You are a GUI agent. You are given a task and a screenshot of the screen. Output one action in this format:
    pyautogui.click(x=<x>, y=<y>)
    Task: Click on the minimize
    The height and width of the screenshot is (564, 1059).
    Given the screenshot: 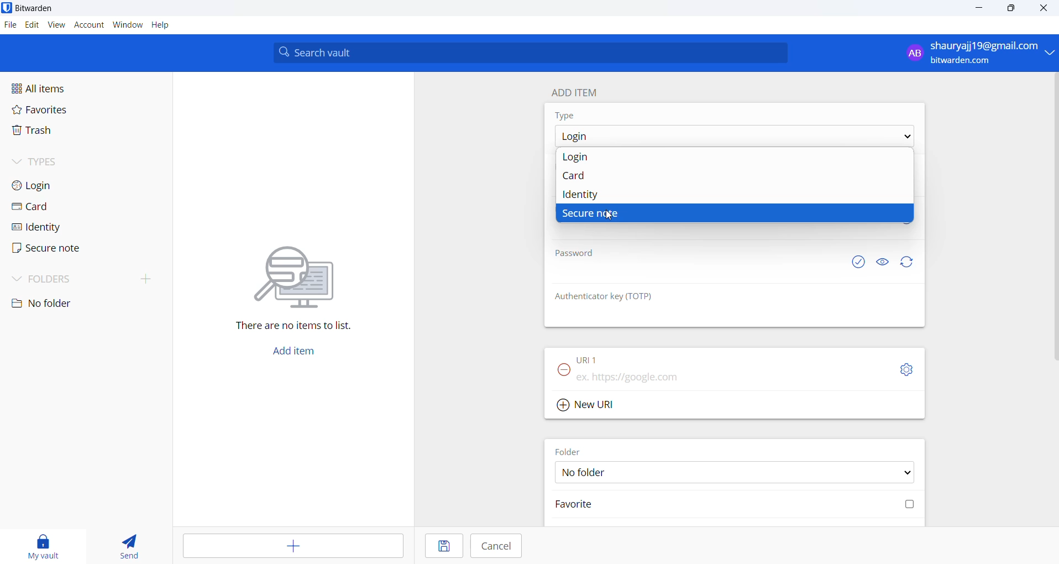 What is the action you would take?
    pyautogui.click(x=981, y=8)
    